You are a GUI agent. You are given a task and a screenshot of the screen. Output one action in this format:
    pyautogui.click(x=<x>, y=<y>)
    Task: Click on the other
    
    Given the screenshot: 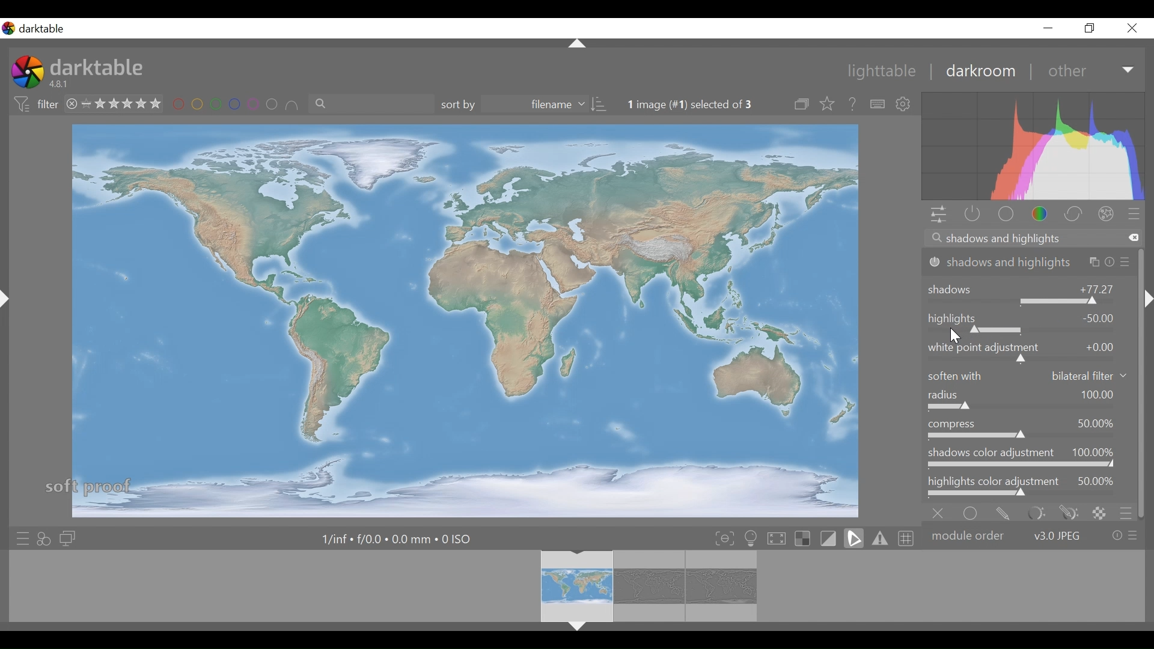 What is the action you would take?
    pyautogui.click(x=1088, y=71)
    